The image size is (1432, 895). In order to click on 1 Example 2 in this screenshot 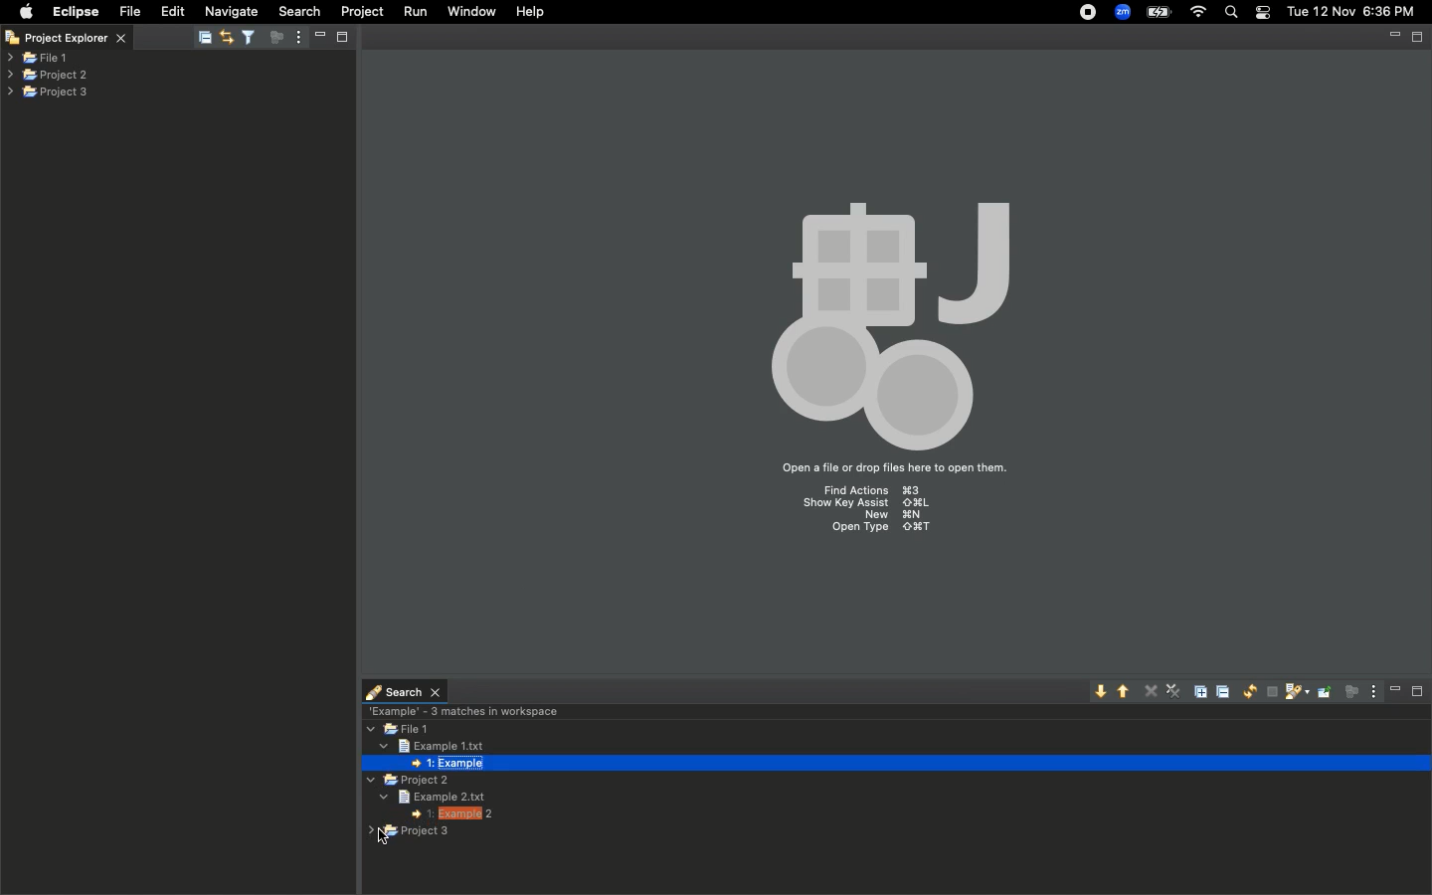, I will do `click(453, 814)`.